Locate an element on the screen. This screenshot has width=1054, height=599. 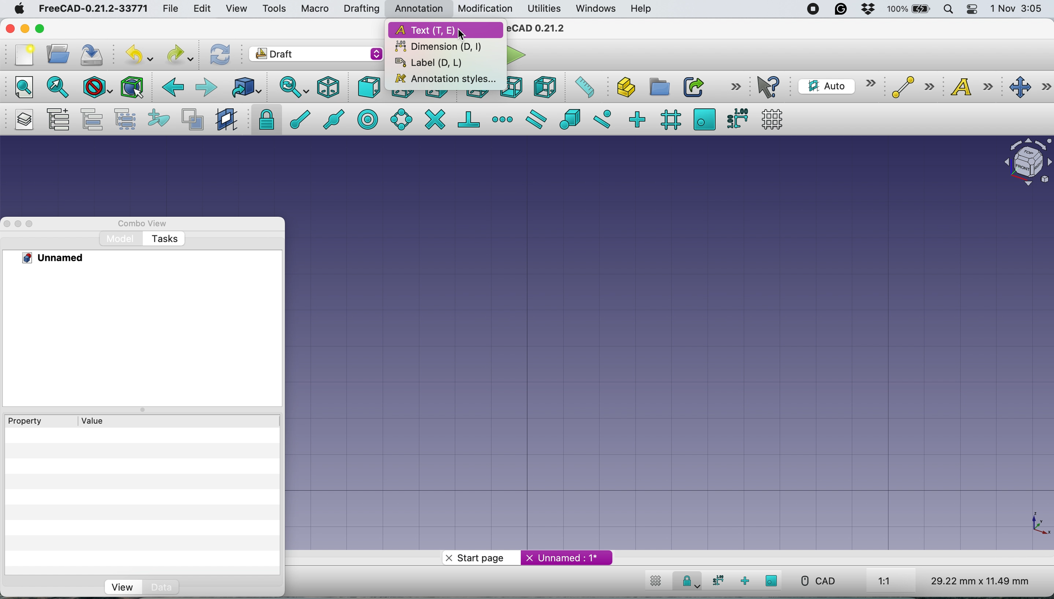
backward is located at coordinates (169, 87).